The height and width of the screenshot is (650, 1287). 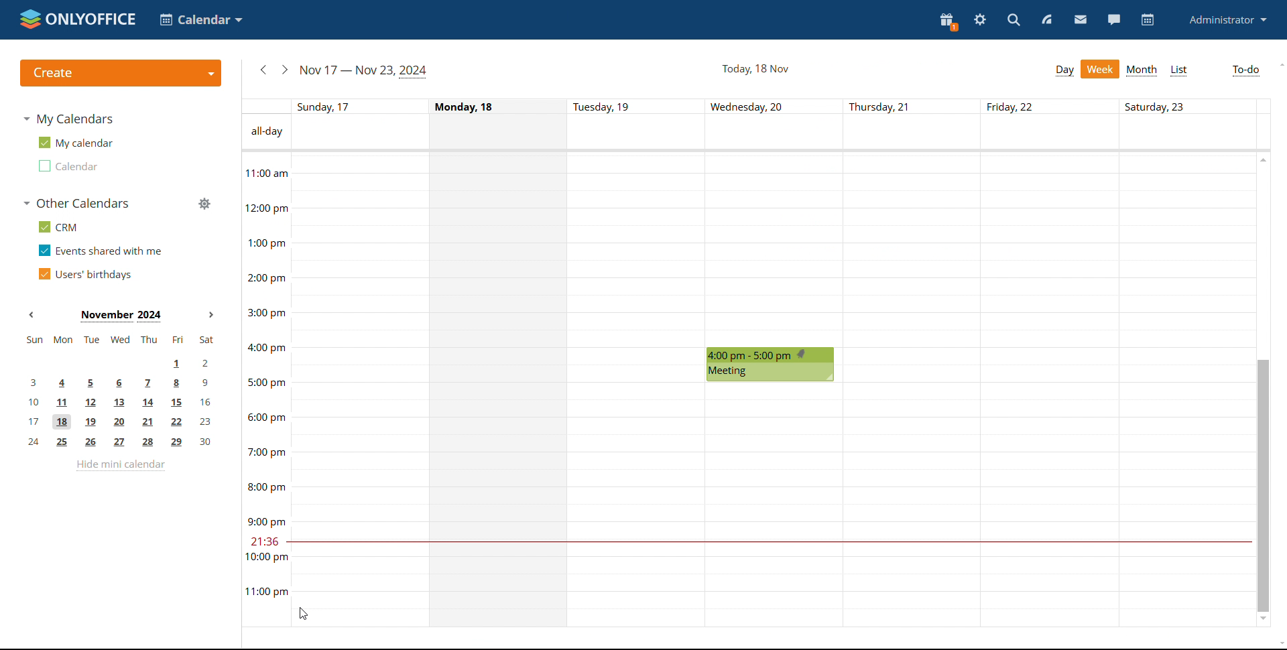 I want to click on list view, so click(x=1178, y=70).